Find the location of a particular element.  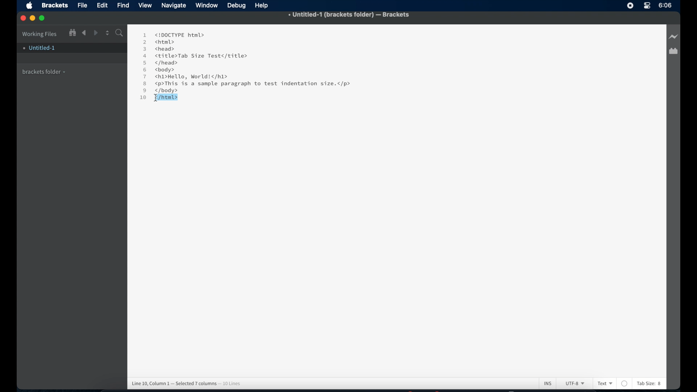

1  <!DOCTYPE html> is located at coordinates (173, 34).